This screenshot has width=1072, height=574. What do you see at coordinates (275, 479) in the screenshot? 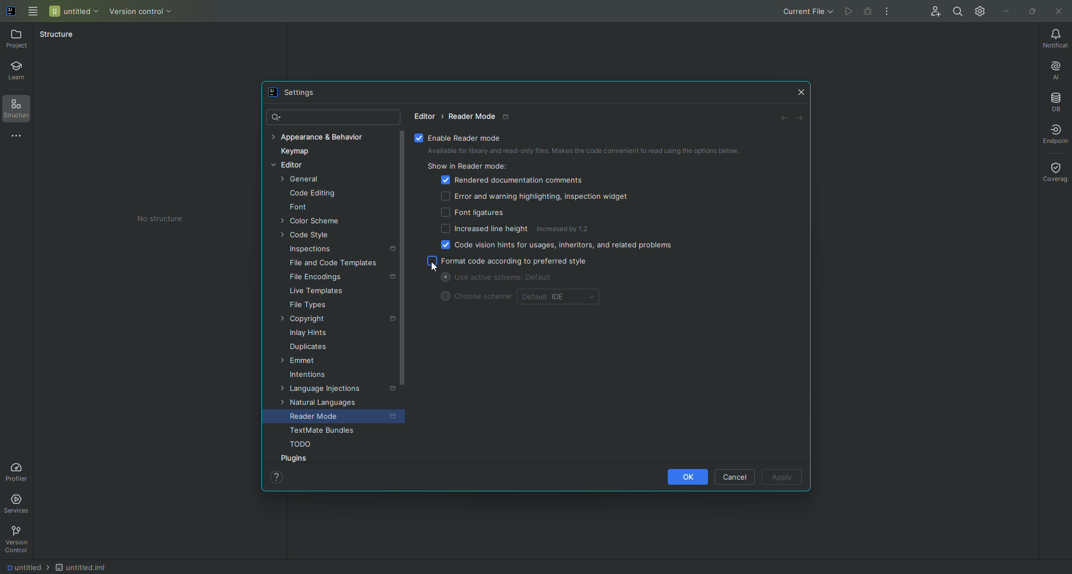
I see `Help` at bounding box center [275, 479].